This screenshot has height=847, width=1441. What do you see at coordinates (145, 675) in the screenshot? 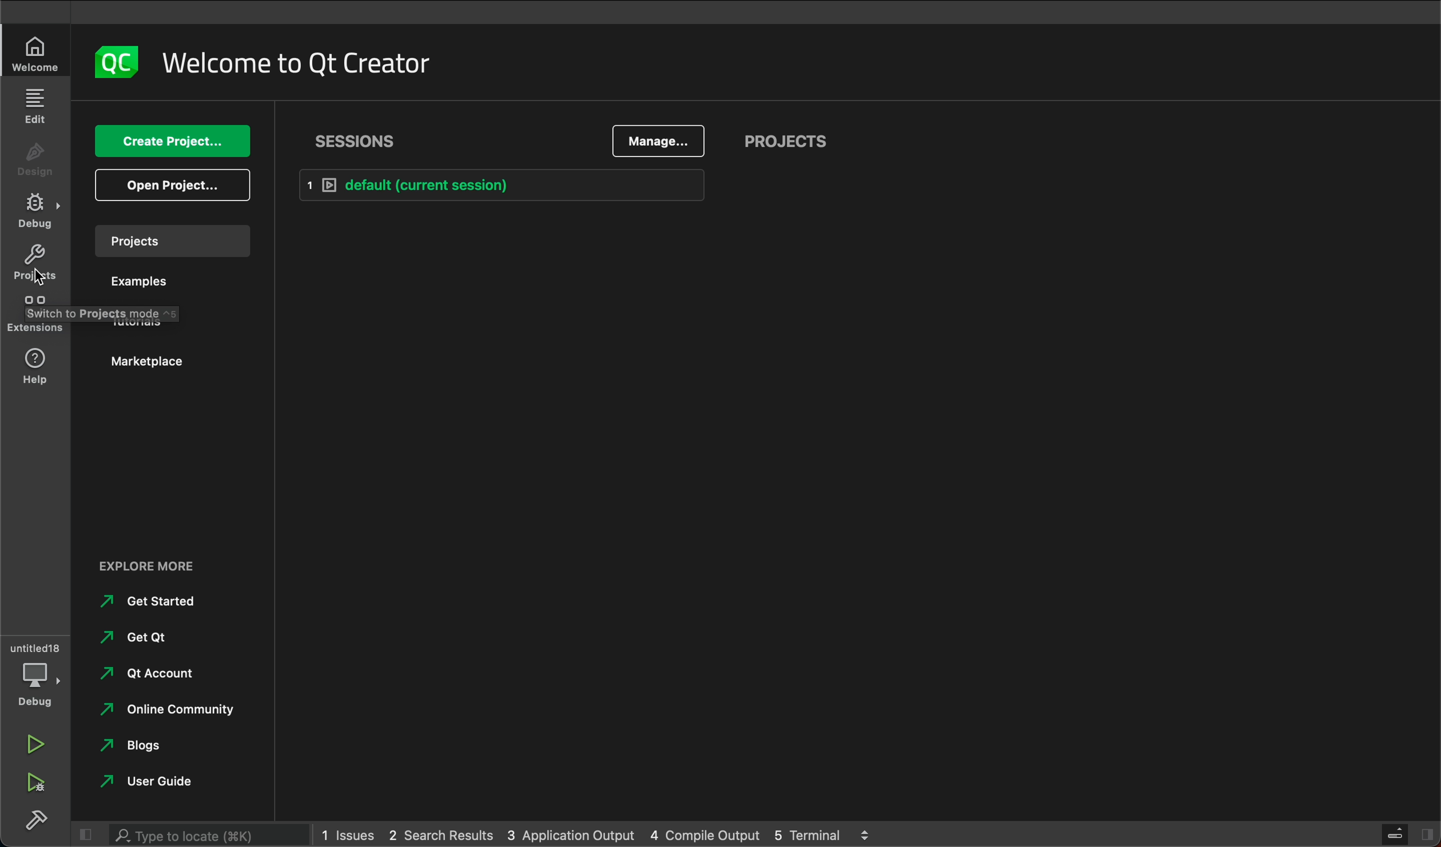
I see `qt account` at bounding box center [145, 675].